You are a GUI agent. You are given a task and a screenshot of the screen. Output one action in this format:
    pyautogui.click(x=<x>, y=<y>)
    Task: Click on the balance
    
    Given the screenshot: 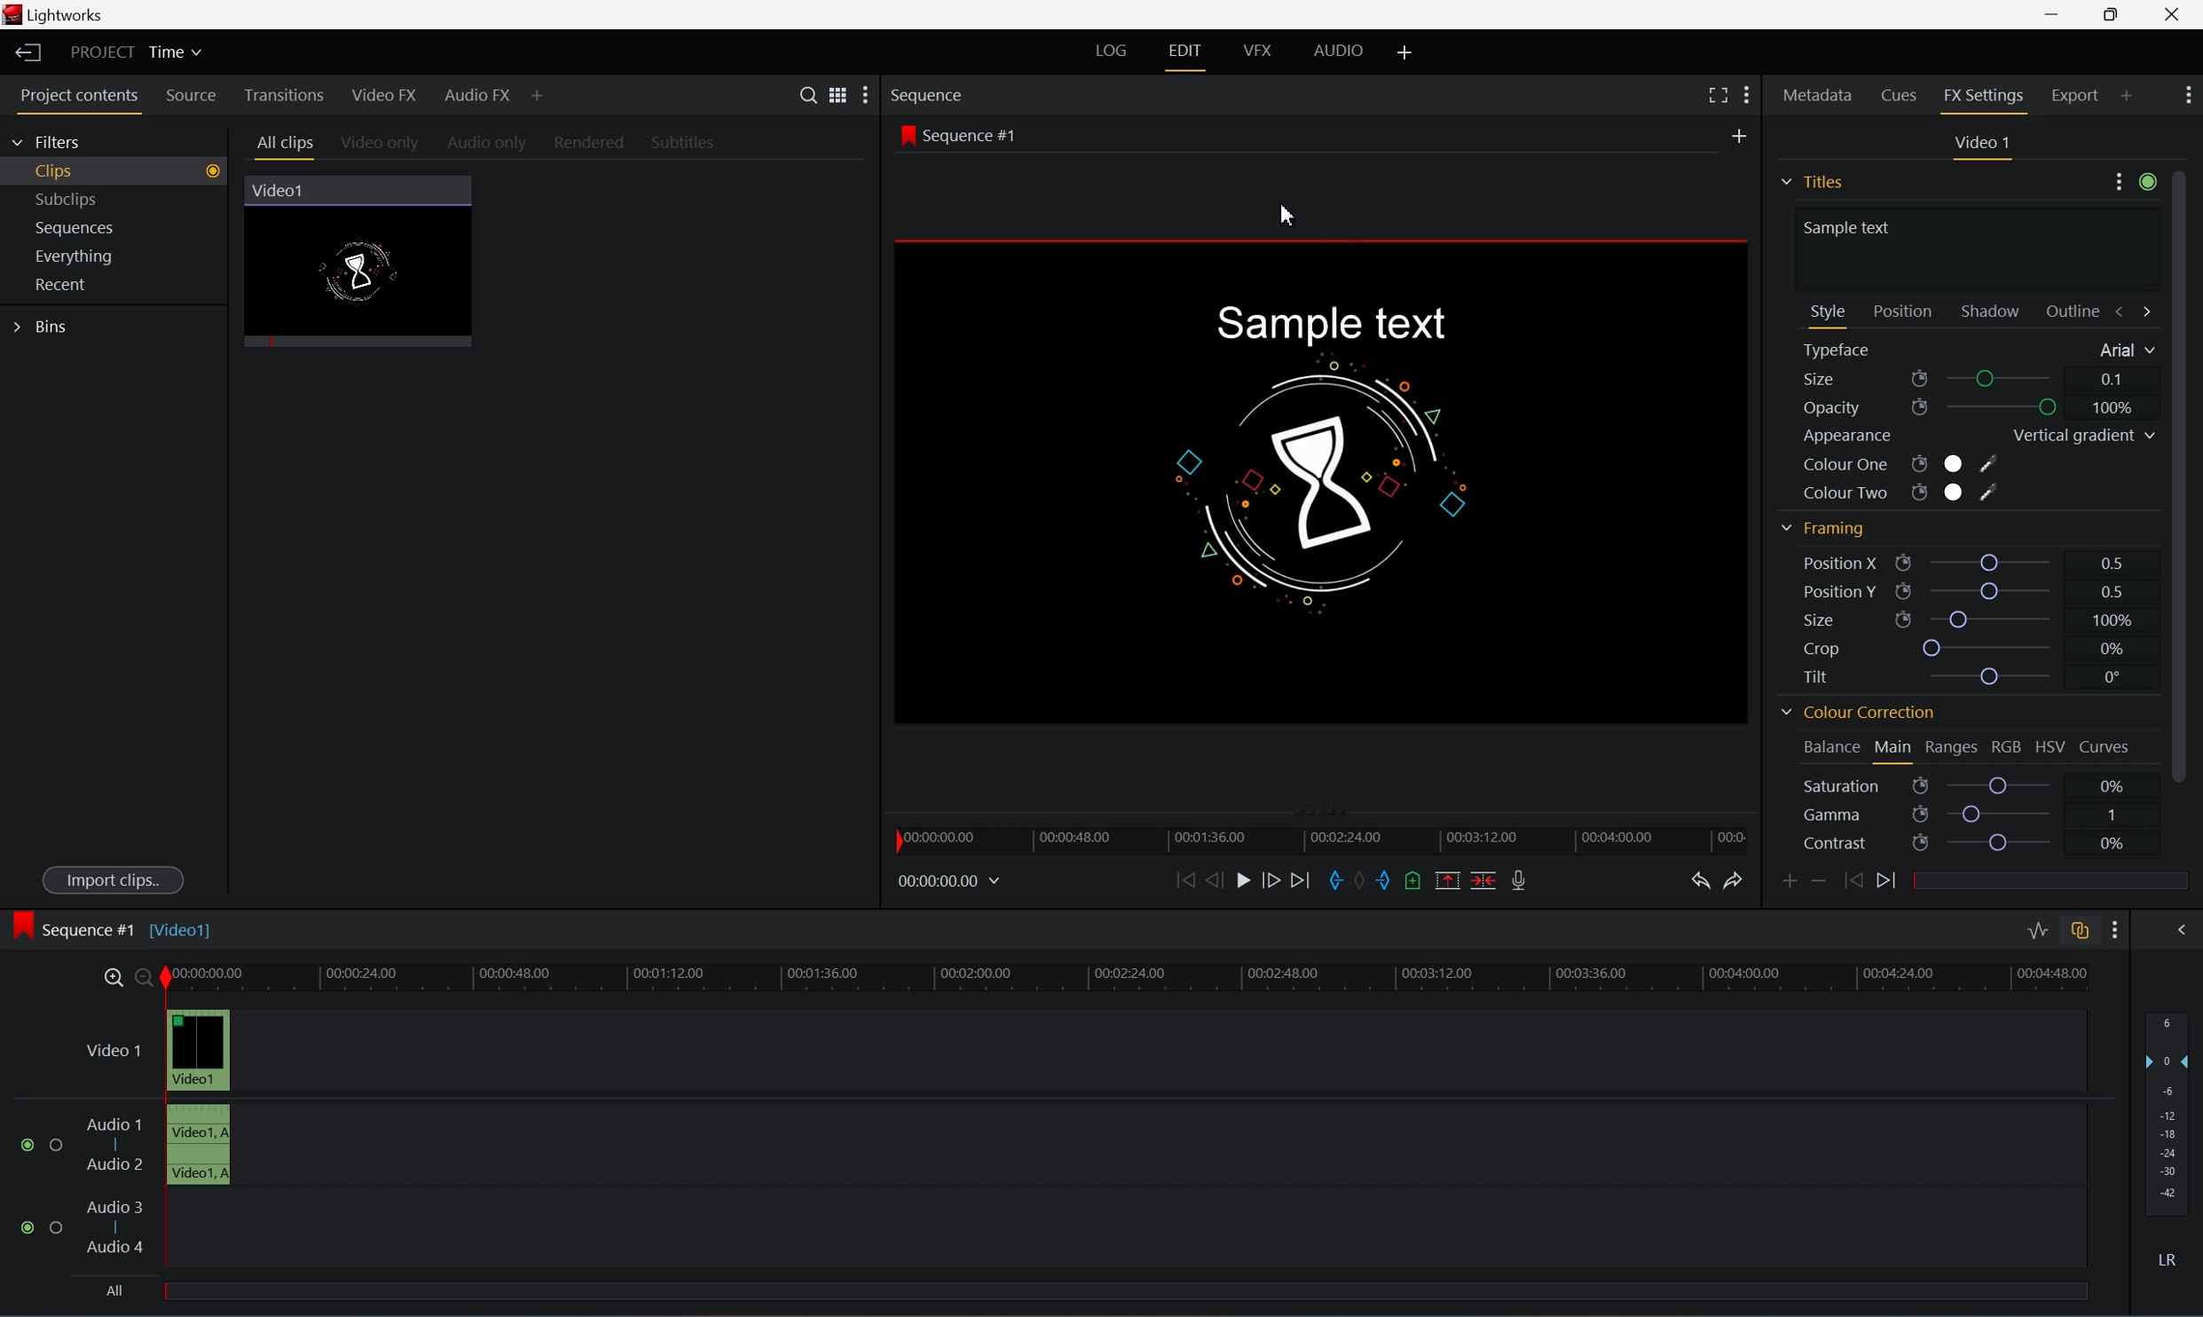 What is the action you would take?
    pyautogui.click(x=1824, y=744)
    